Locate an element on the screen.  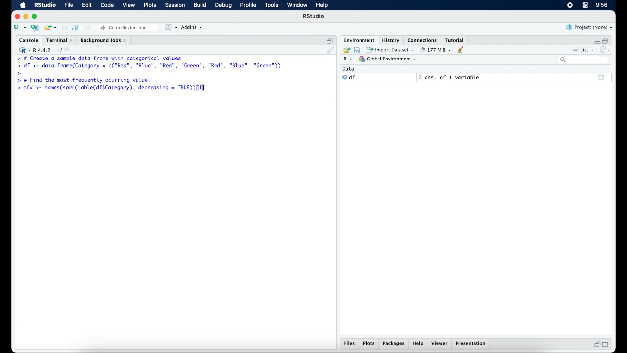
R is located at coordinates (349, 59).